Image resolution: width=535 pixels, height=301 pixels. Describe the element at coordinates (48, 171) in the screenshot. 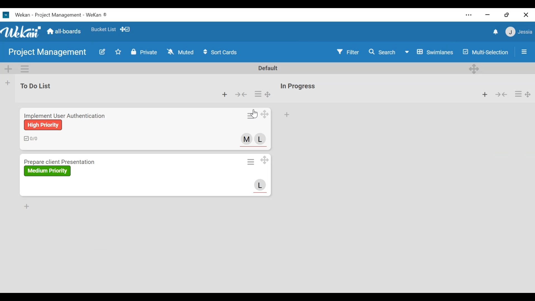

I see `label` at that location.